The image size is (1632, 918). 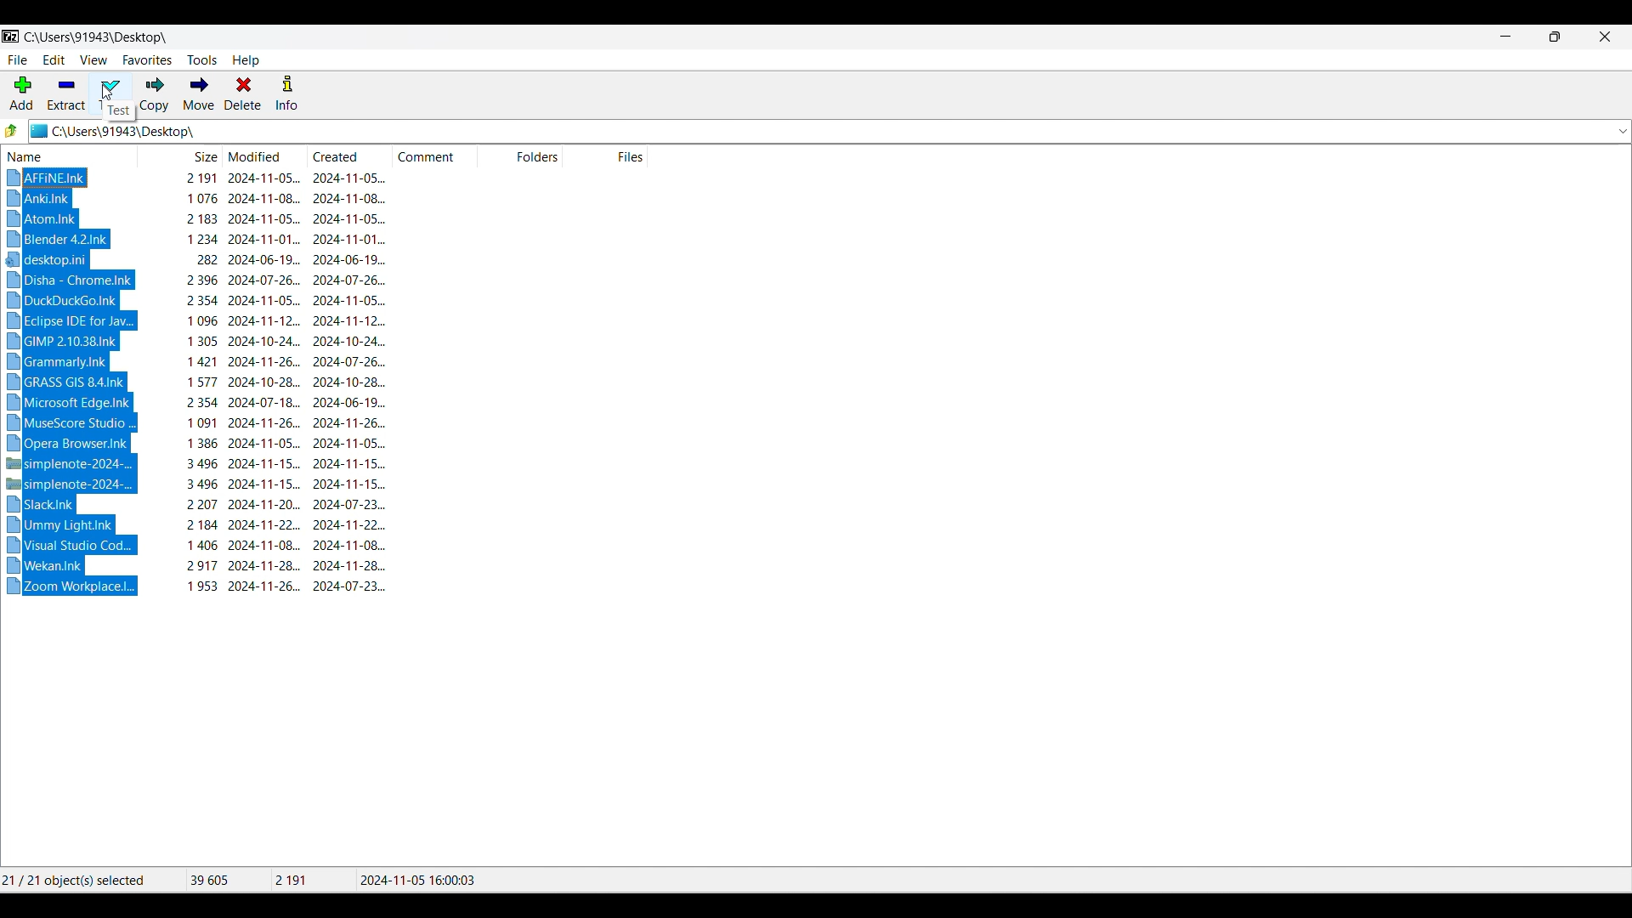 I want to click on Software logo, so click(x=10, y=36).